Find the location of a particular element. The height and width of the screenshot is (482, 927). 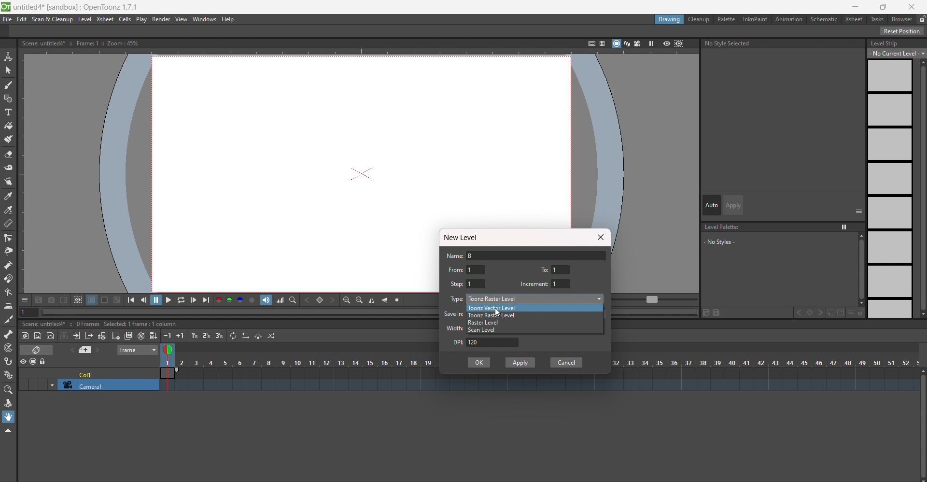

no styles is located at coordinates (730, 241).